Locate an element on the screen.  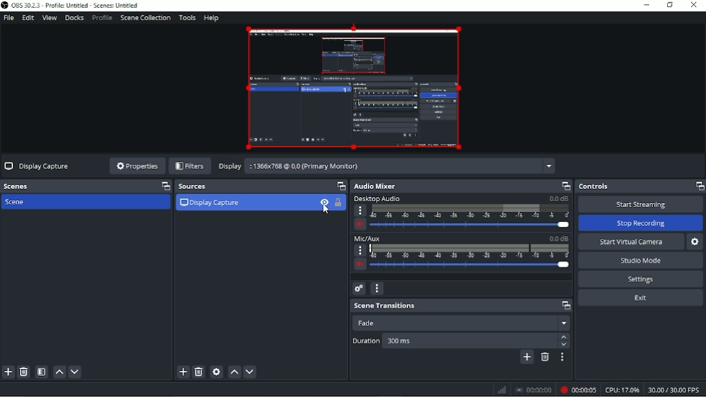
Stop recording is located at coordinates (533, 390).